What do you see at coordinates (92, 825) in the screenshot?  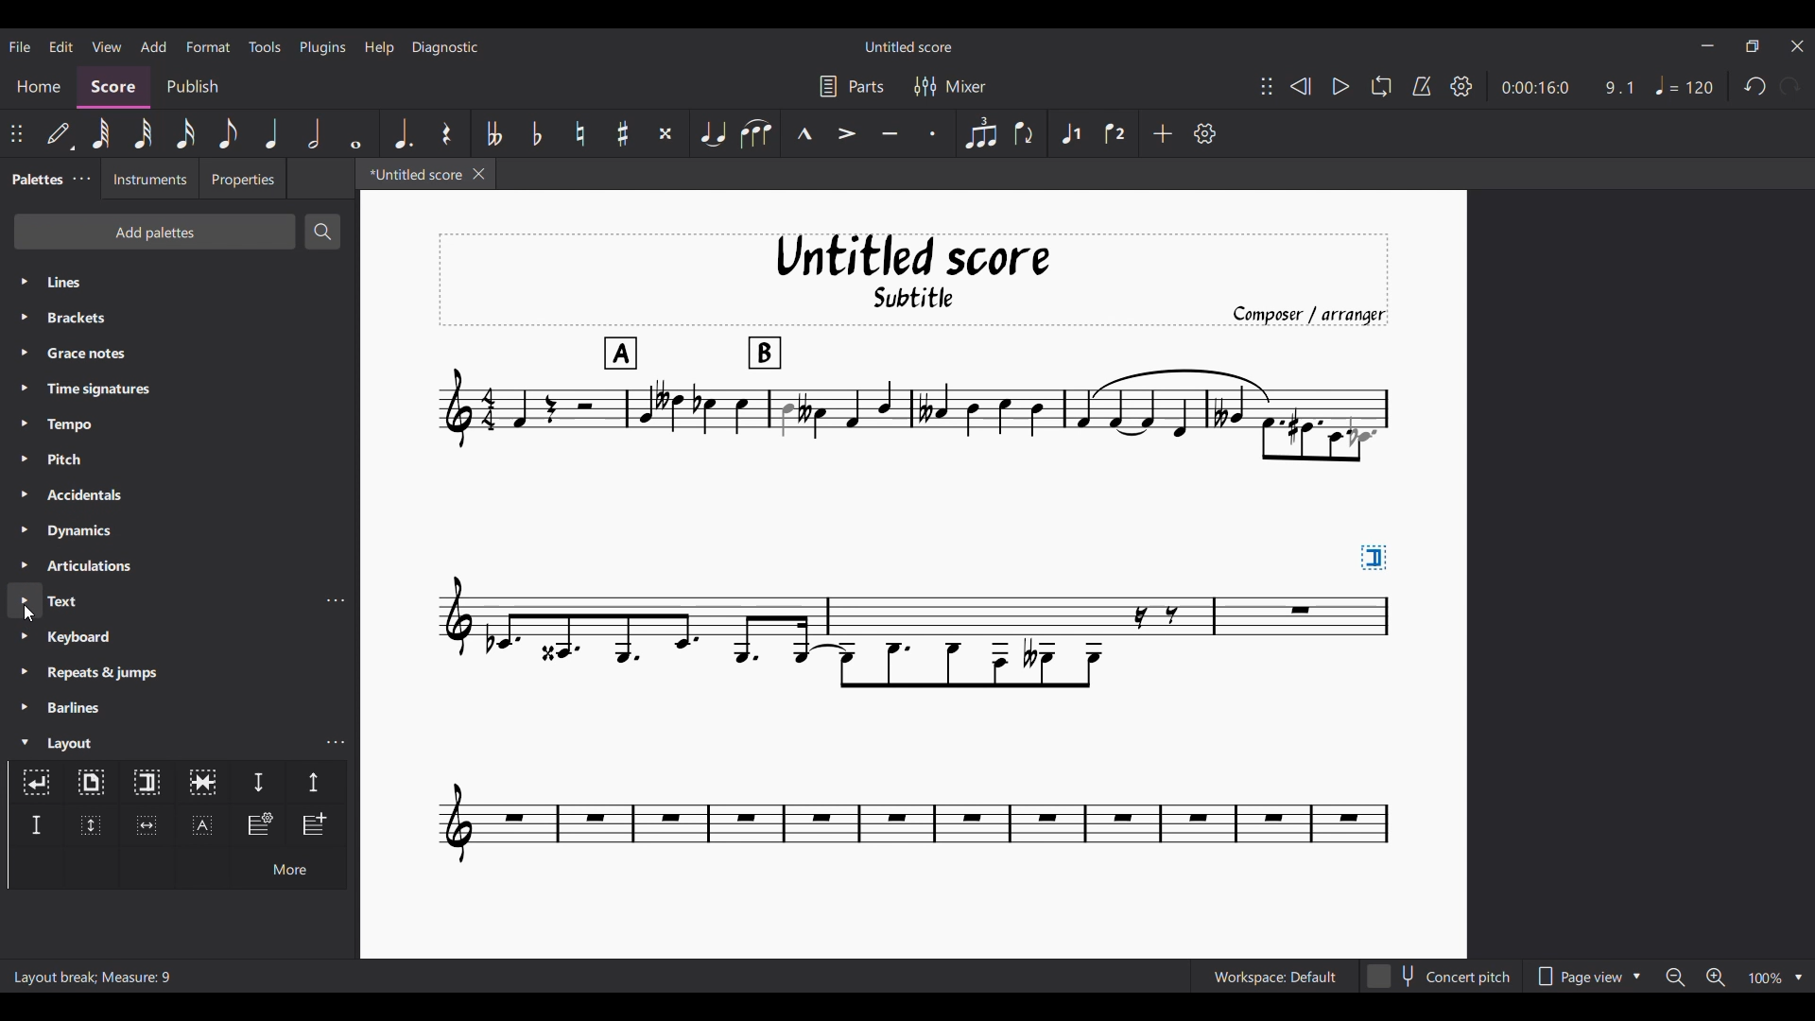 I see `Insert vertical frame` at bounding box center [92, 825].